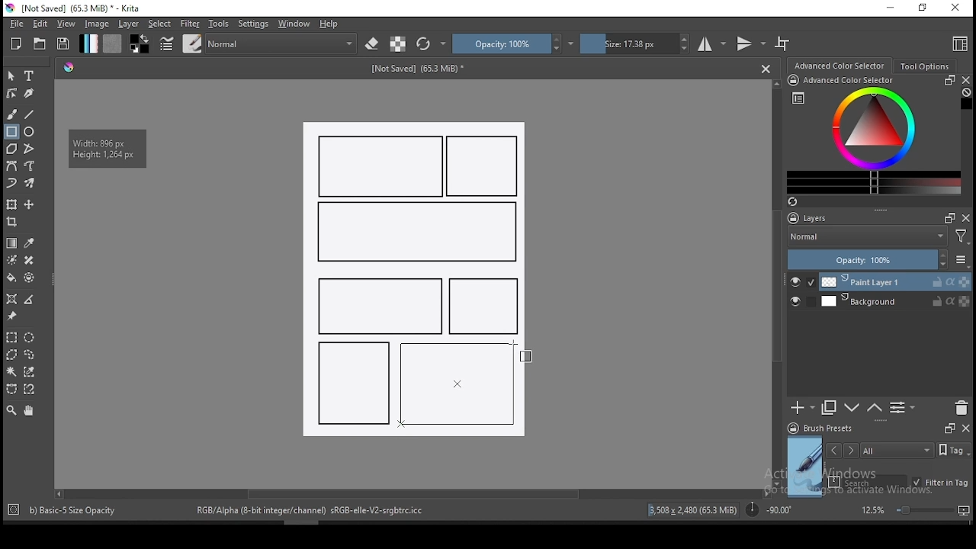  What do you see at coordinates (949, 428) in the screenshot?
I see `Frames` at bounding box center [949, 428].